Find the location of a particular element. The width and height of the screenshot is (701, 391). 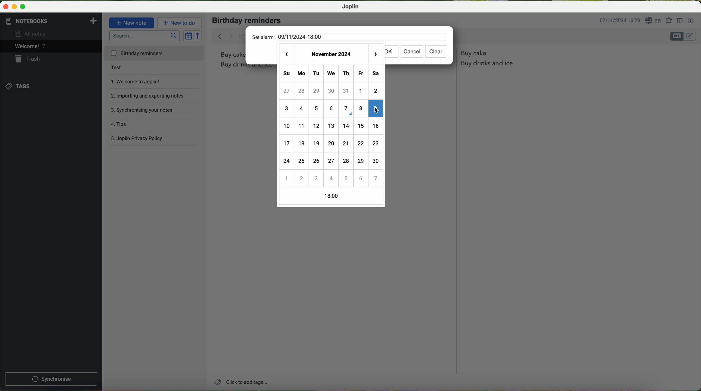

toggle editors is located at coordinates (684, 36).